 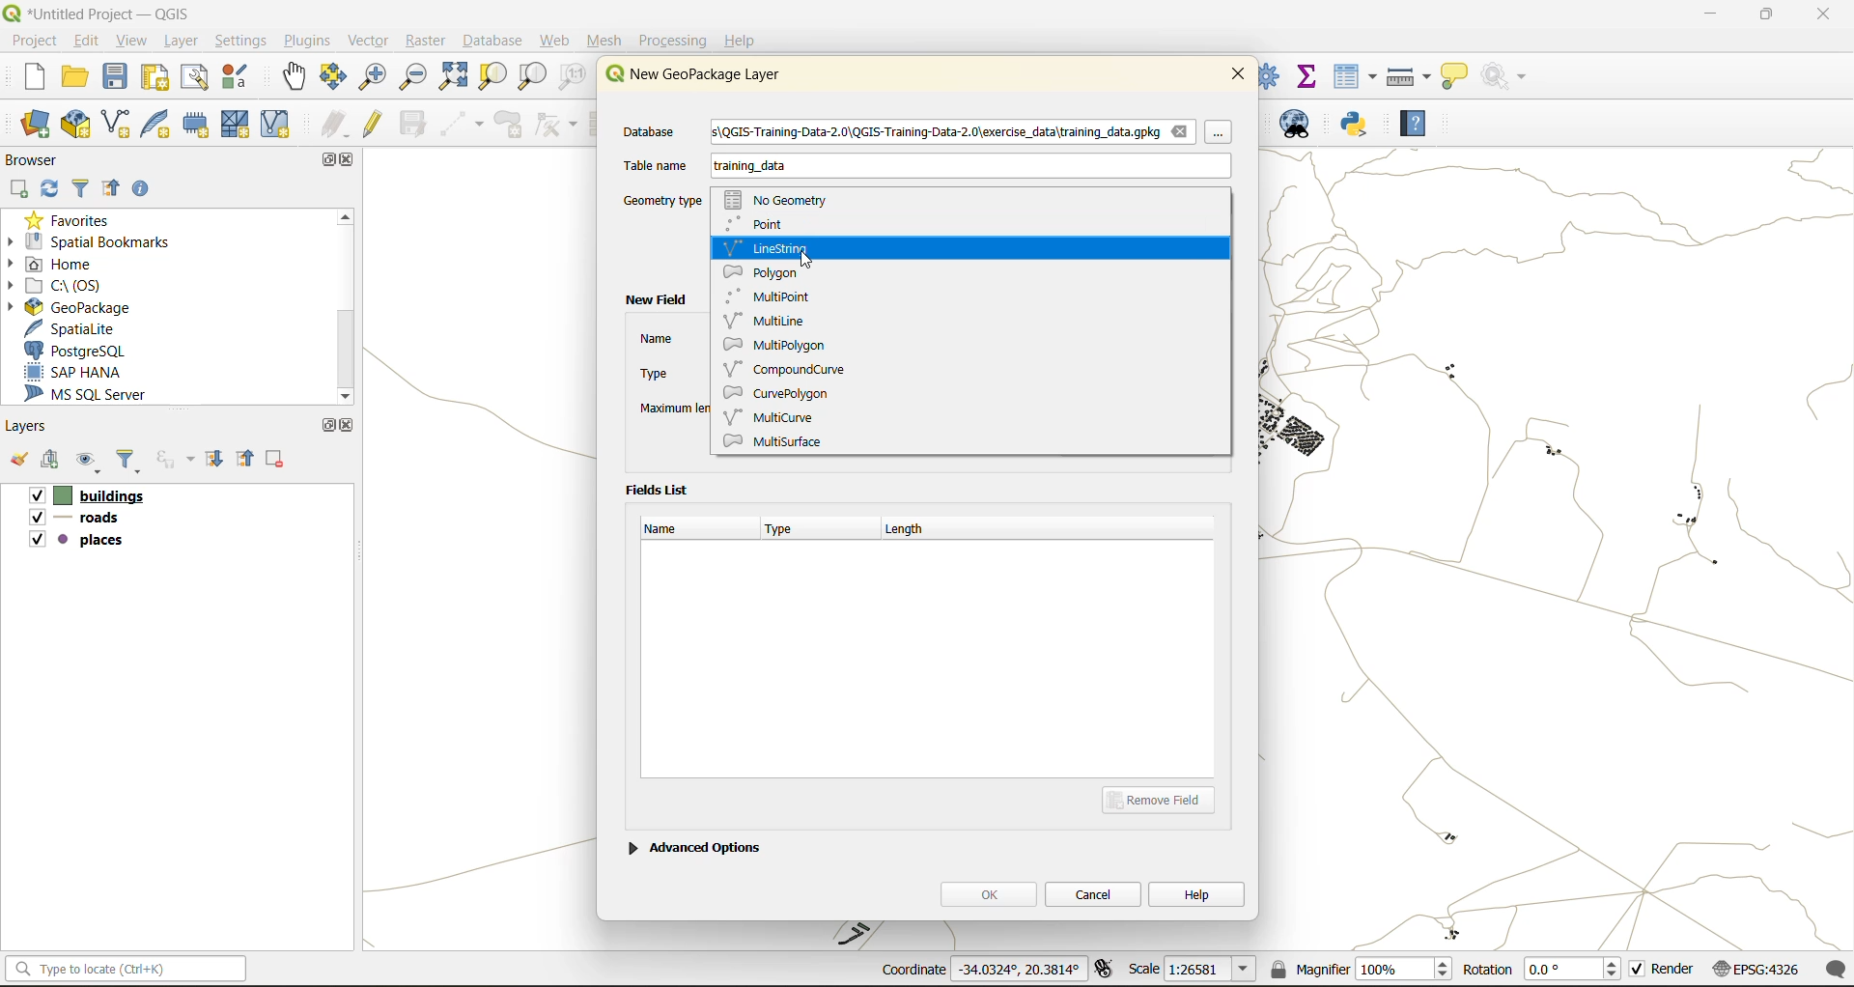 What do you see at coordinates (654, 338) in the screenshot?
I see `Name` at bounding box center [654, 338].